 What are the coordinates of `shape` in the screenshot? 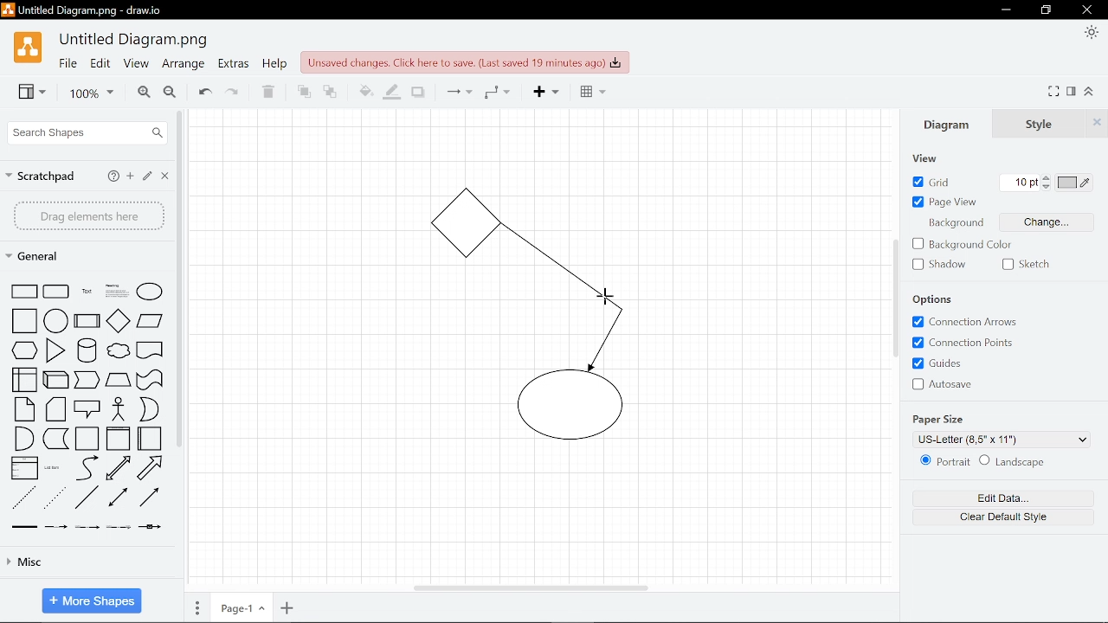 It's located at (87, 381).